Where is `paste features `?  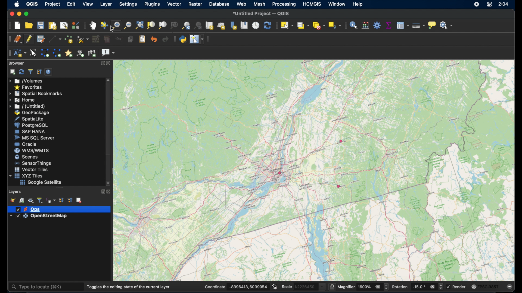
paste features  is located at coordinates (142, 39).